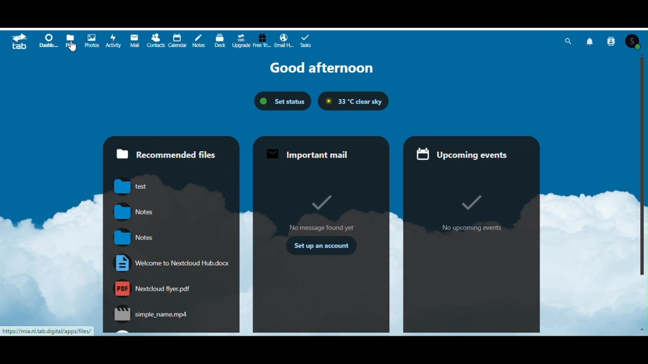 The image size is (648, 364). I want to click on no message found yet, so click(320, 211).